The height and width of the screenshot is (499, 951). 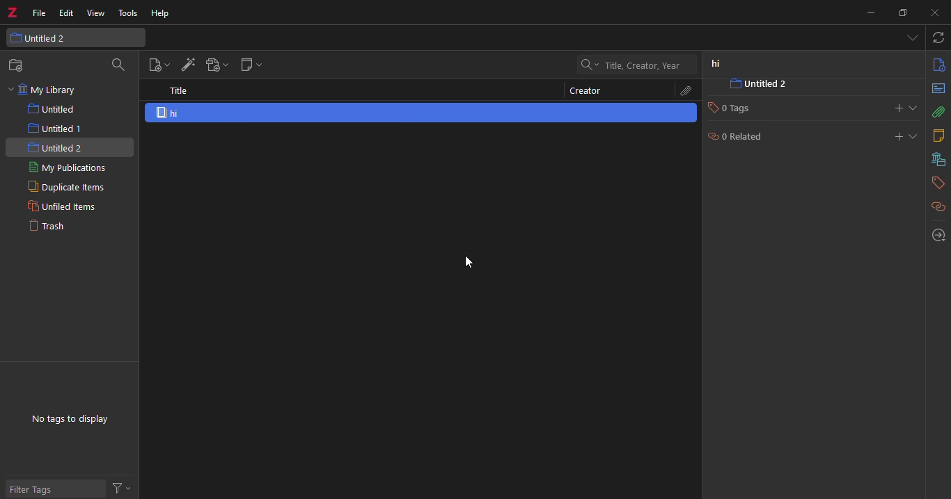 What do you see at coordinates (174, 113) in the screenshot?
I see `hi` at bounding box center [174, 113].